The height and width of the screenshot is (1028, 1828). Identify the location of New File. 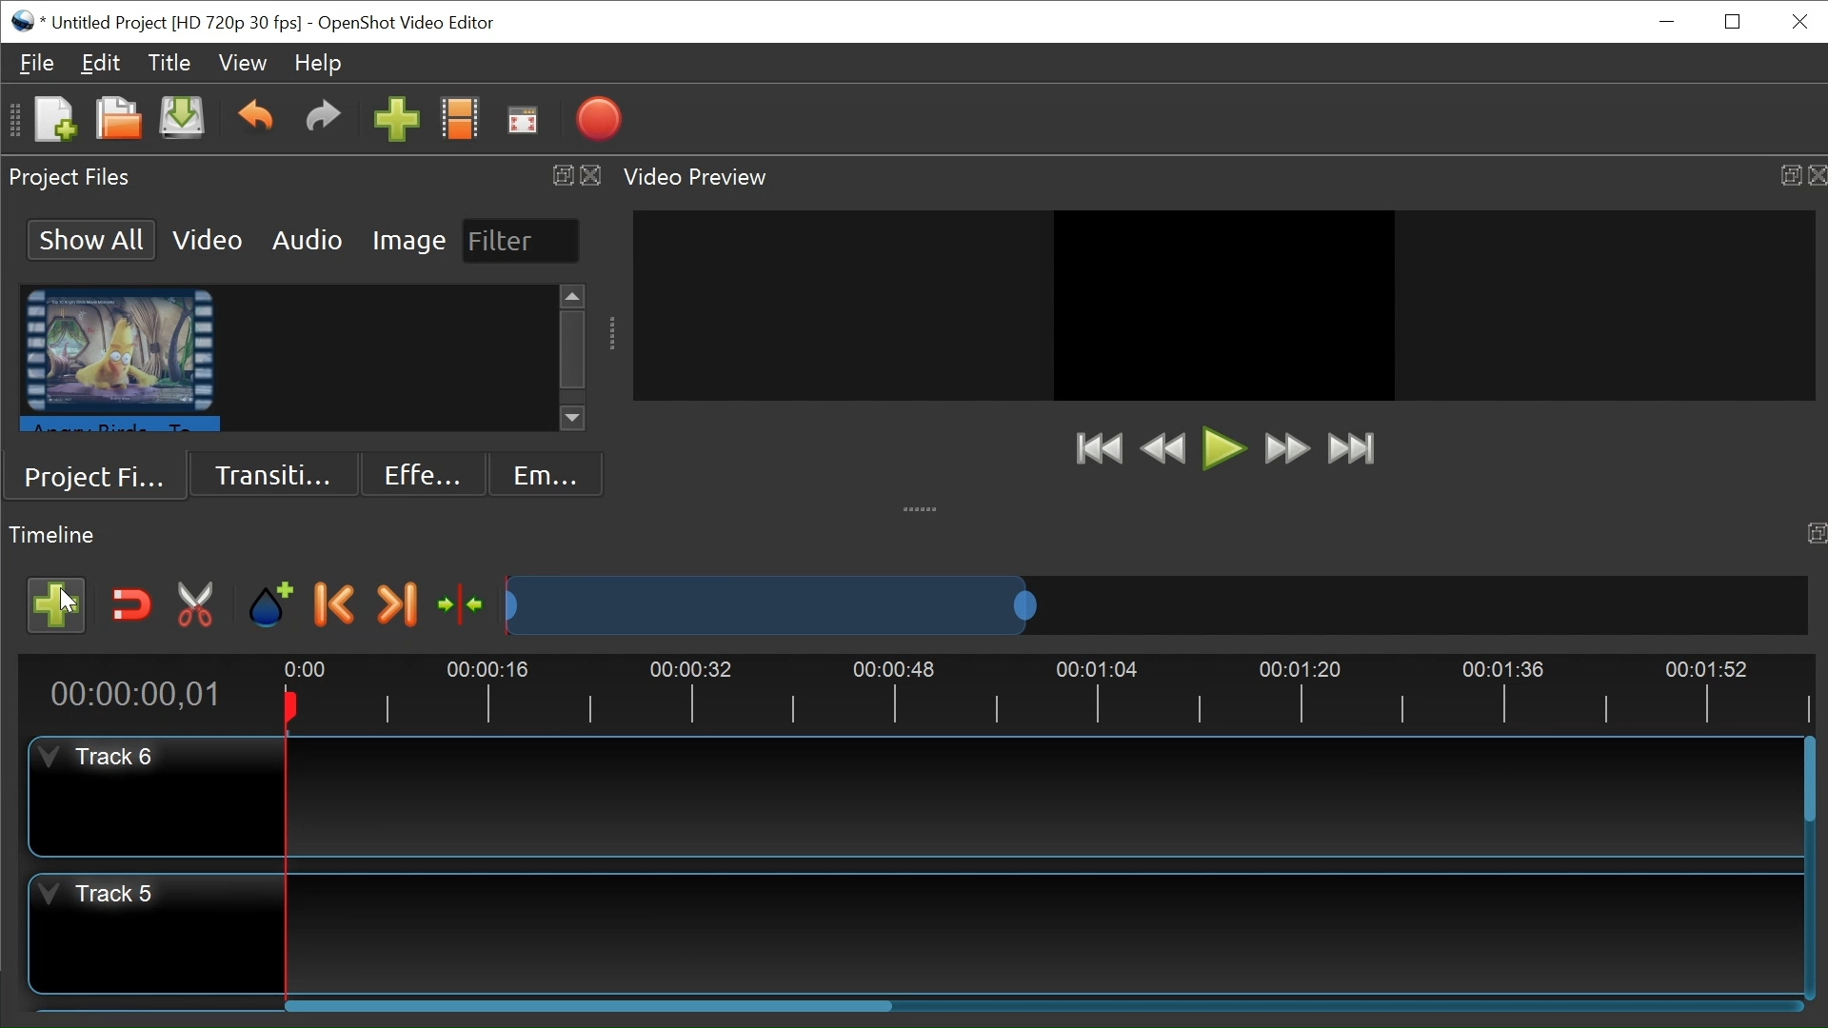
(180, 121).